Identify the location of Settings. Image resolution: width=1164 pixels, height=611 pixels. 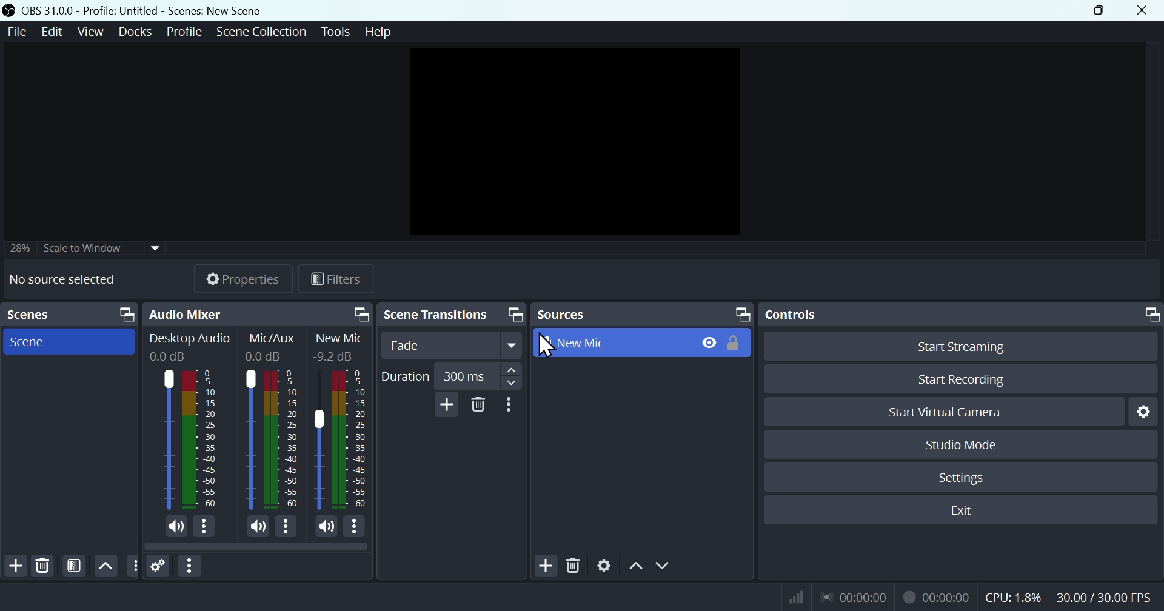
(162, 565).